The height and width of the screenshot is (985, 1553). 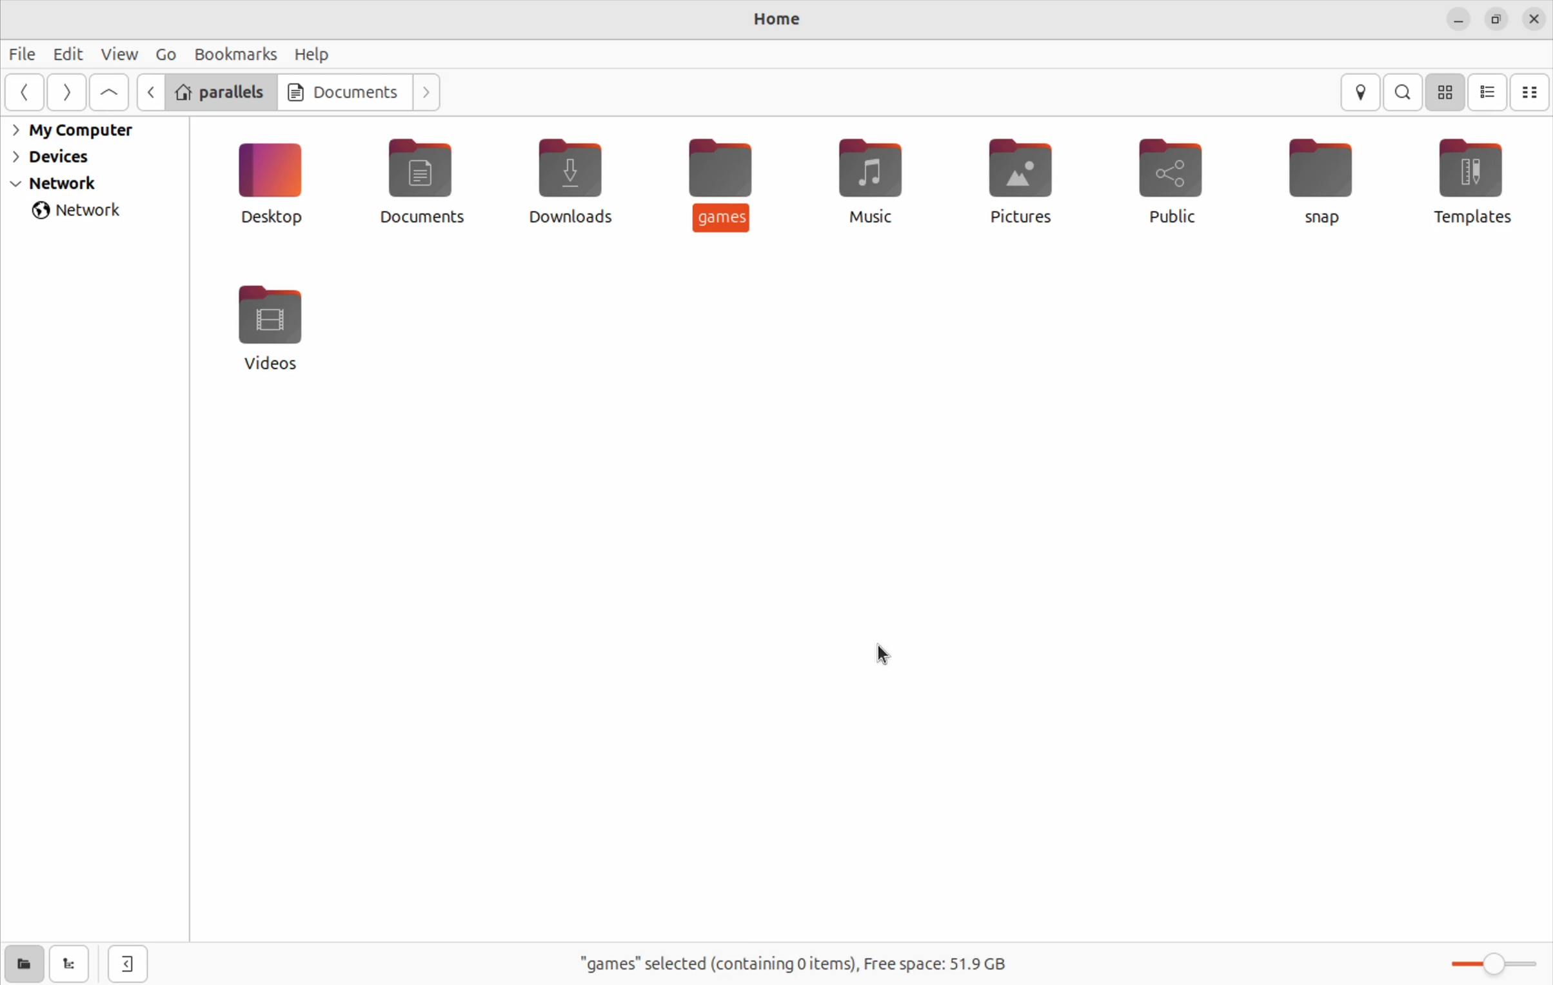 I want to click on My computer, so click(x=81, y=132).